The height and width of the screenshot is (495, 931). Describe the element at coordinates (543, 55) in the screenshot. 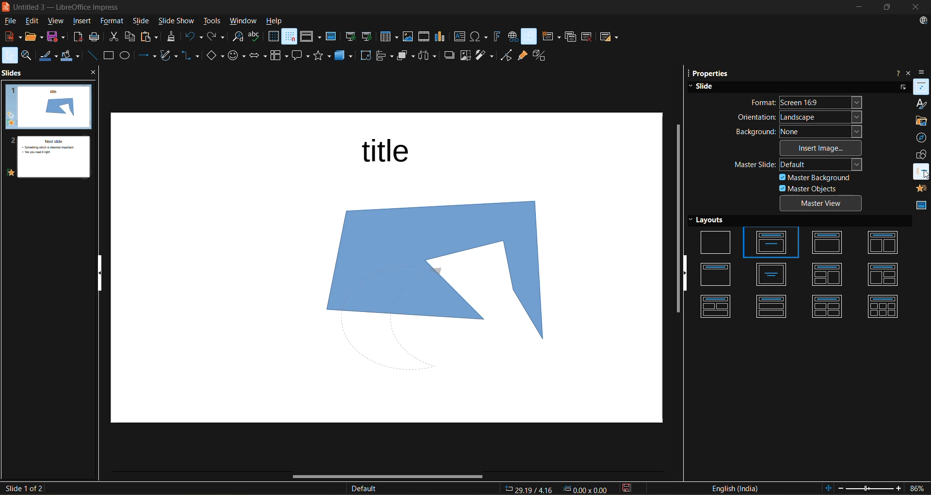

I see `toggle extrusion` at that location.